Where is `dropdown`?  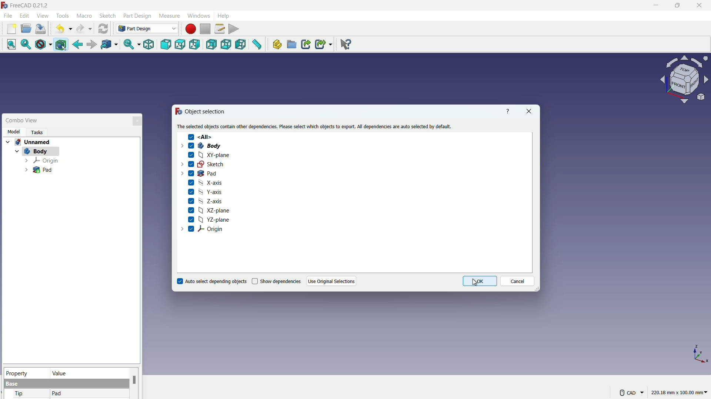 dropdown is located at coordinates (183, 229).